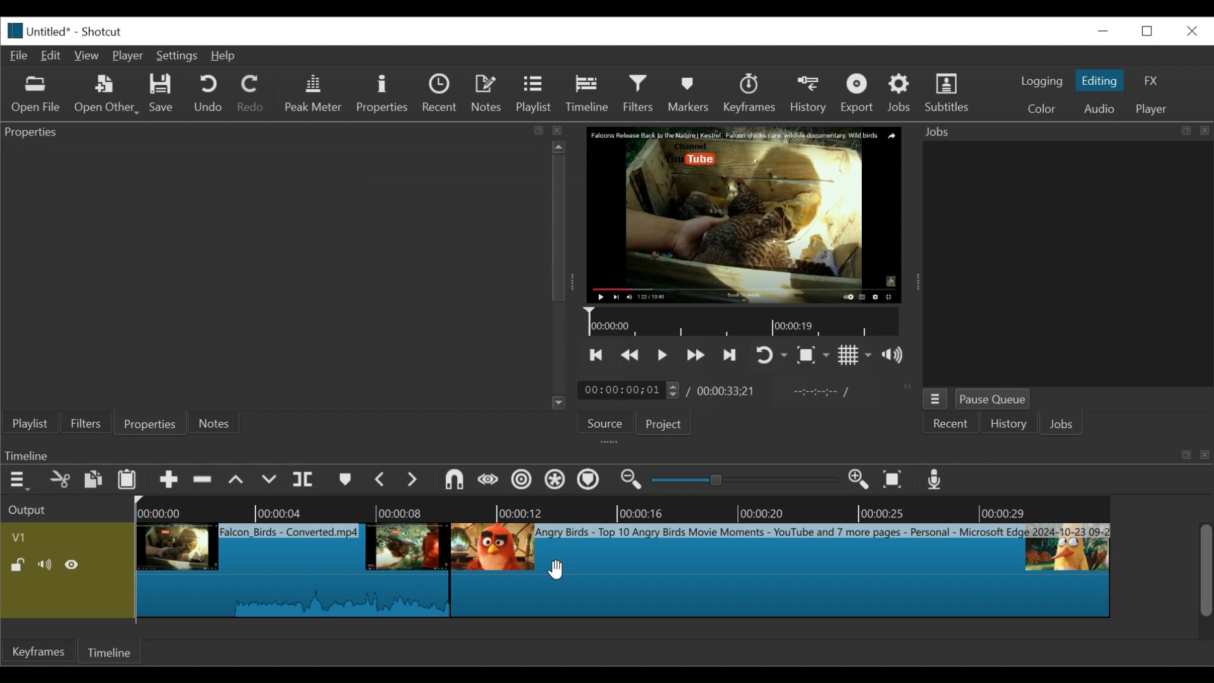  What do you see at coordinates (824, 395) in the screenshot?
I see `In Point` at bounding box center [824, 395].